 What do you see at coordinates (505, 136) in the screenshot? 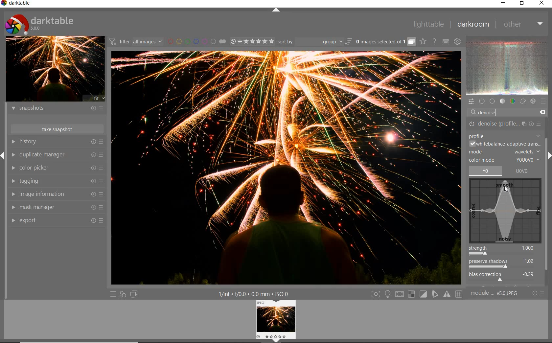
I see `PROFILE` at bounding box center [505, 136].